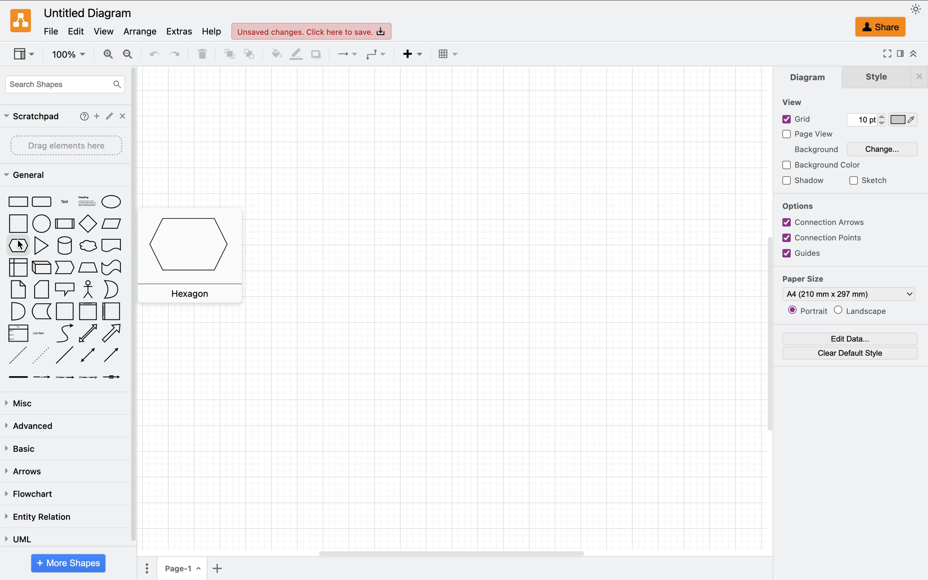 This screenshot has height=580, width=928. Describe the element at coordinates (825, 221) in the screenshot. I see `connection arrows` at that location.